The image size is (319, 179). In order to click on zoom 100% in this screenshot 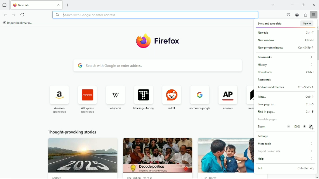, I will do `click(282, 127)`.